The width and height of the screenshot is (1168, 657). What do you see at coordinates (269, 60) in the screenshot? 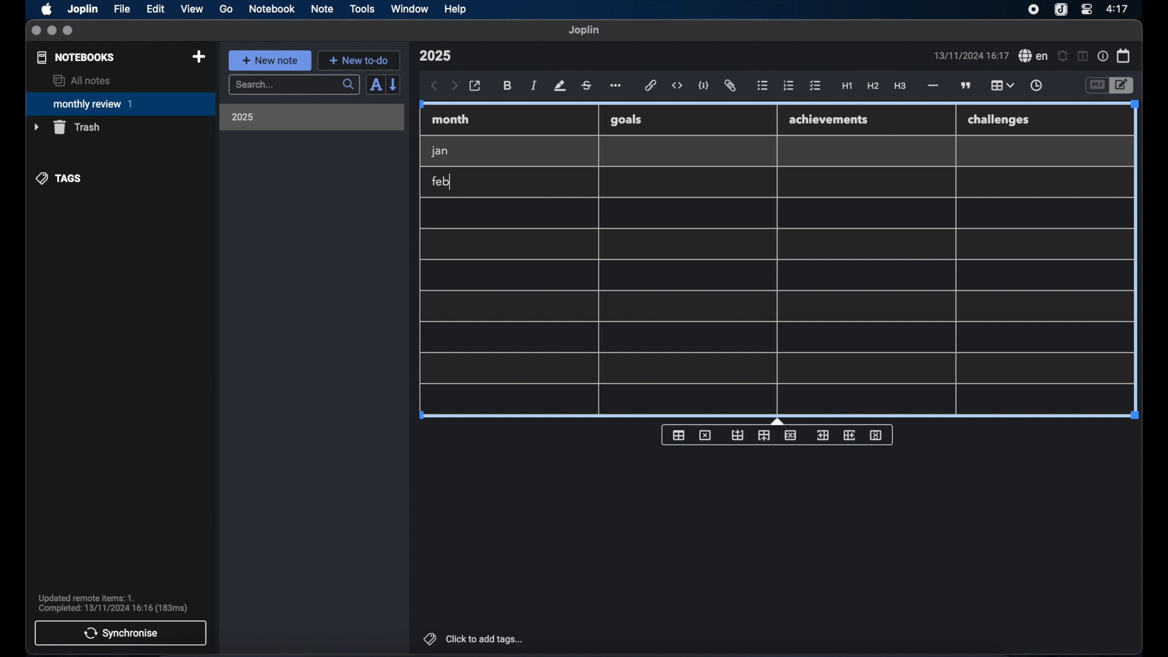
I see `new note` at bounding box center [269, 60].